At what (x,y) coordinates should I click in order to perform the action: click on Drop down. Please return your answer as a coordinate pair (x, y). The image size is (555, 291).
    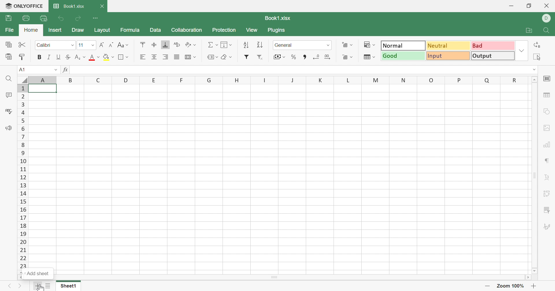
    Looking at the image, I should click on (128, 57).